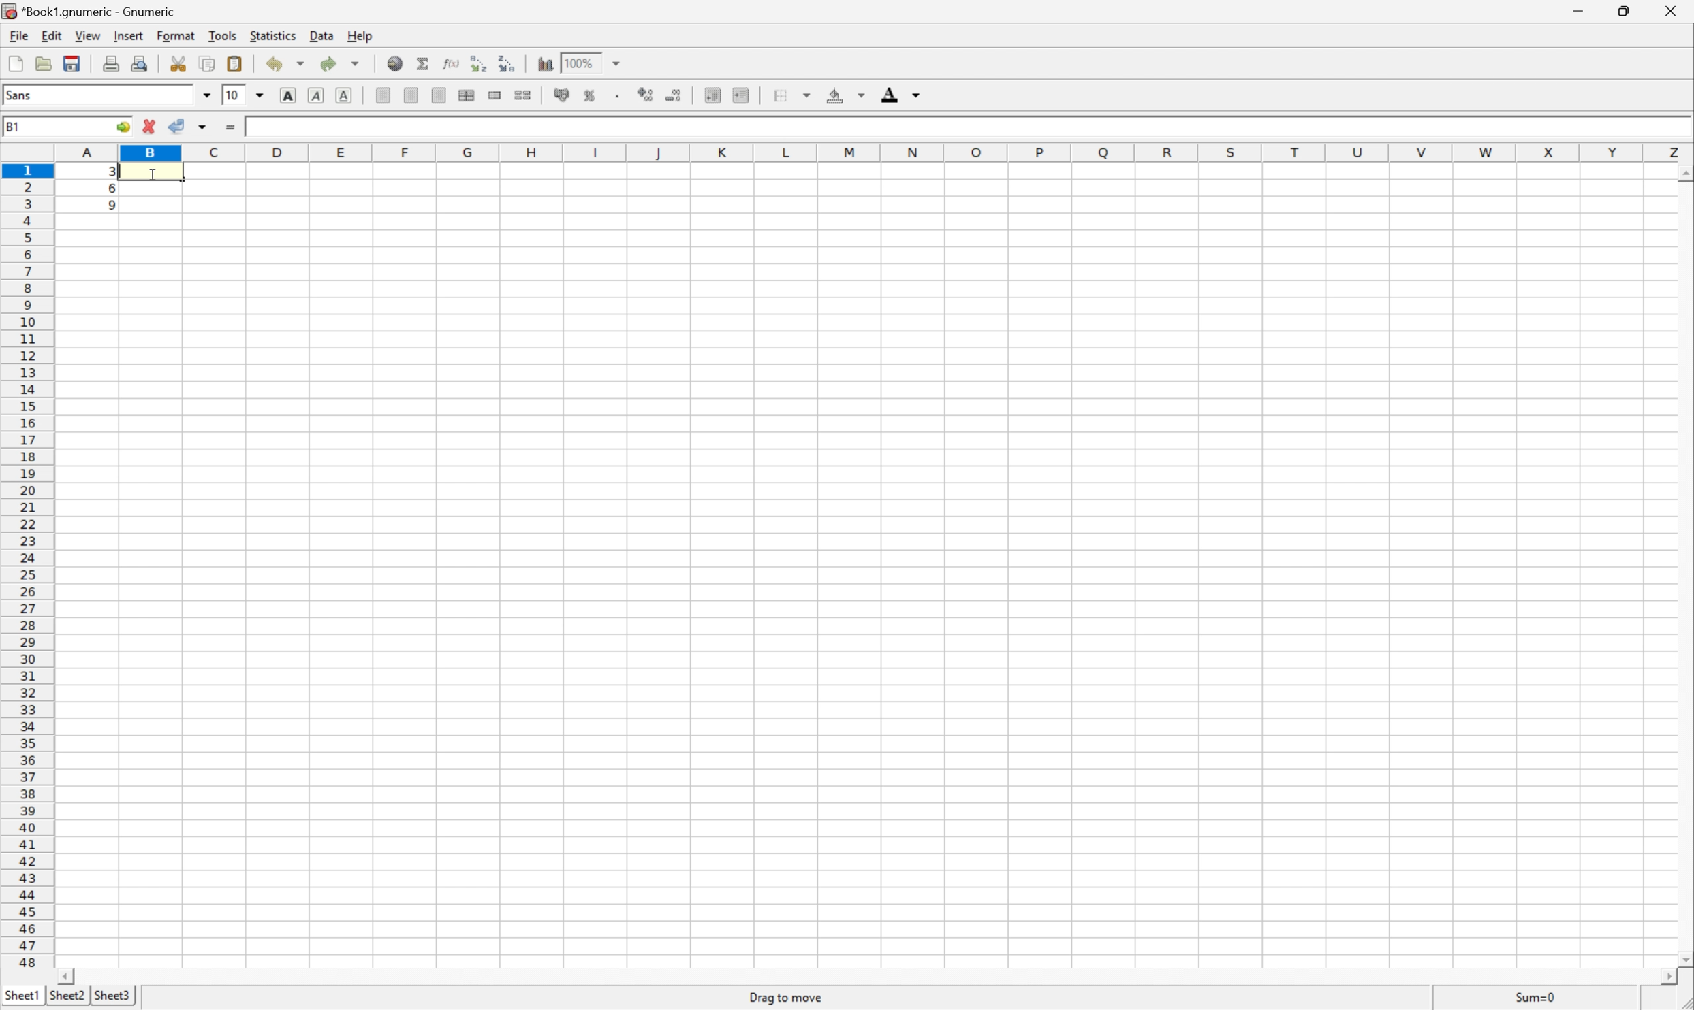  Describe the element at coordinates (424, 64) in the screenshot. I see `Sum in current cell` at that location.